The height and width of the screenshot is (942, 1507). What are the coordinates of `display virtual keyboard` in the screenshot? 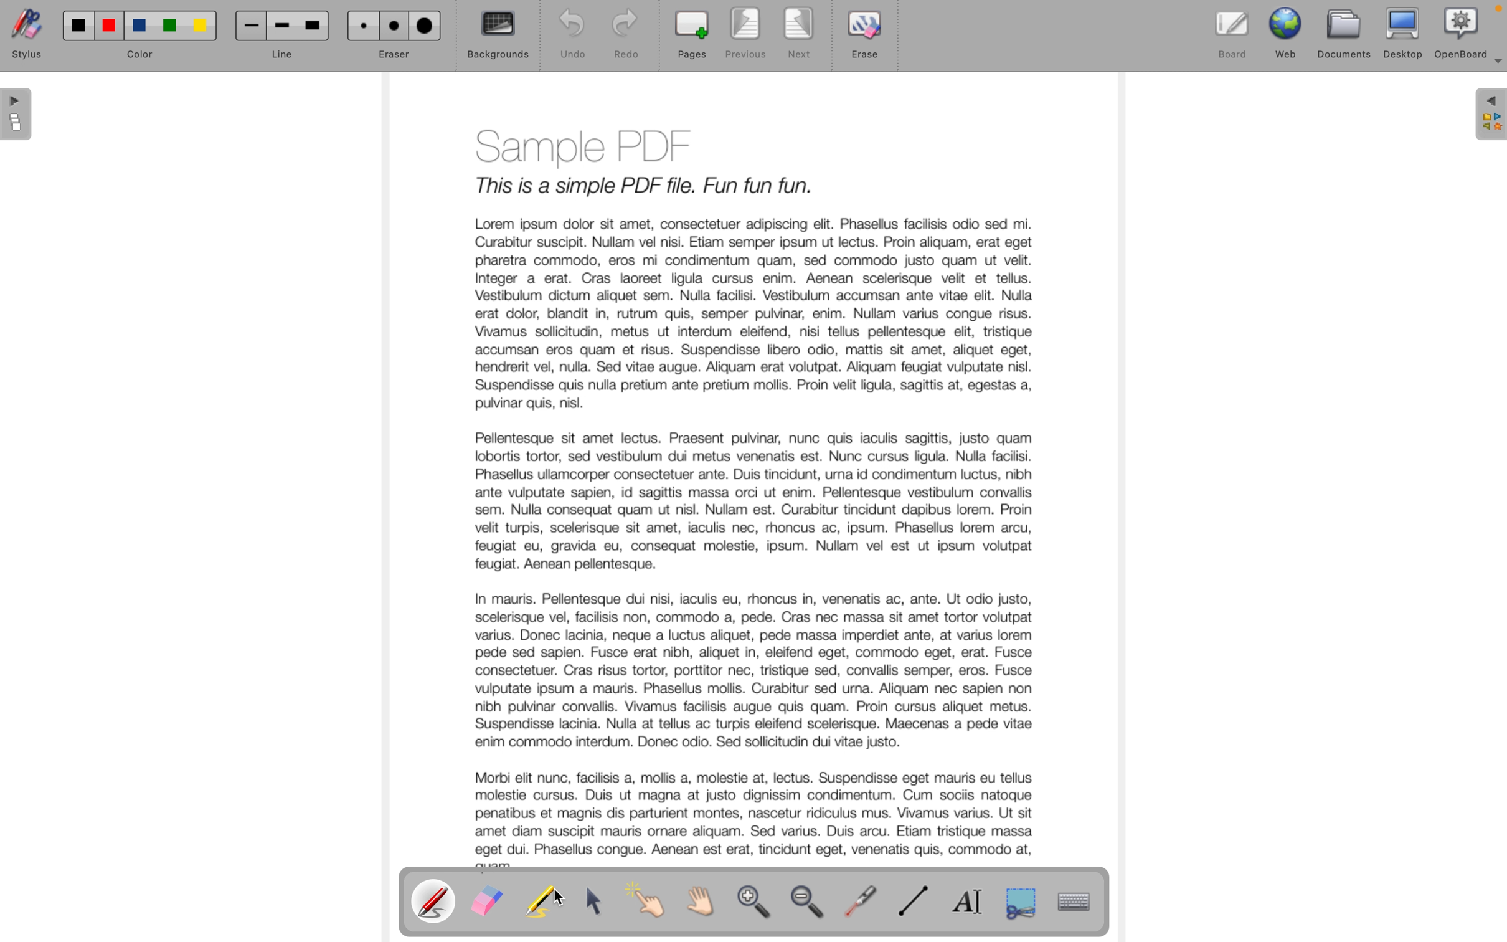 It's located at (1085, 902).